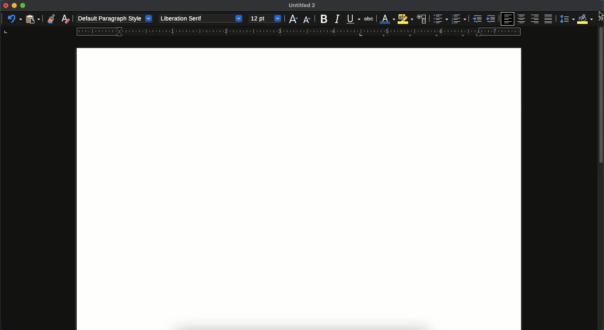  Describe the element at coordinates (523, 19) in the screenshot. I see `center align` at that location.